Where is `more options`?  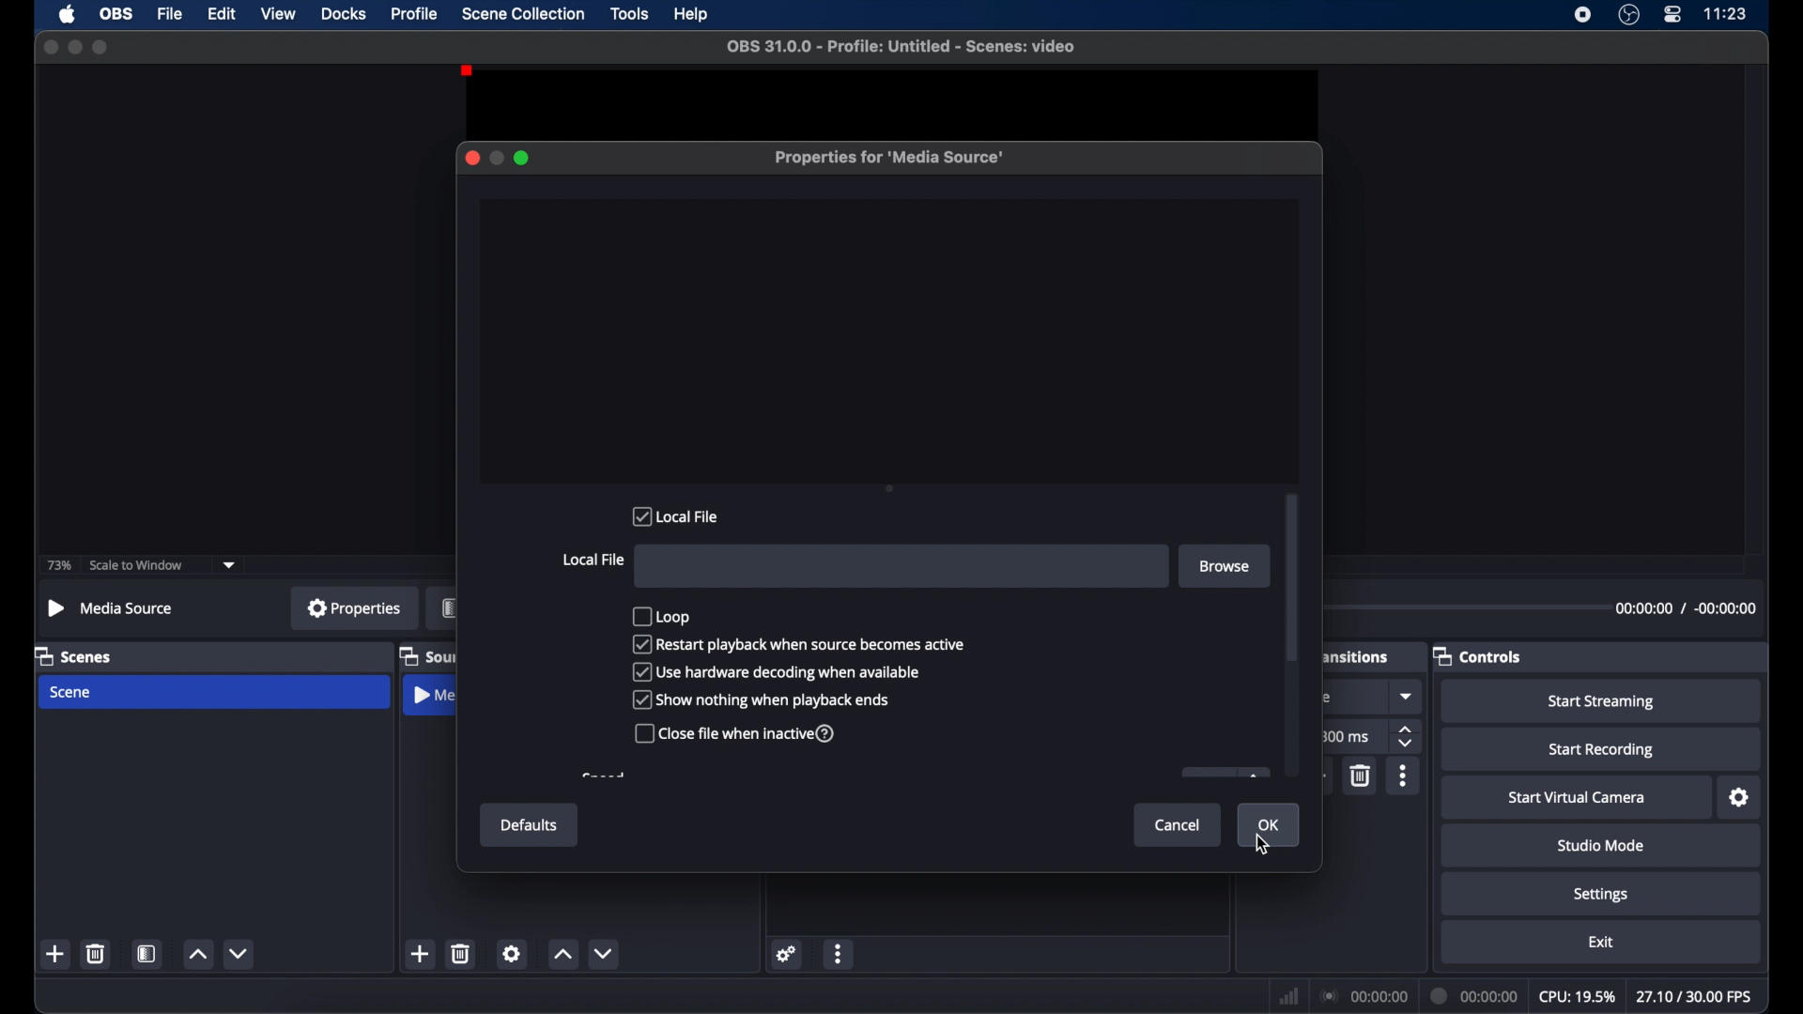
more options is located at coordinates (1403, 776).